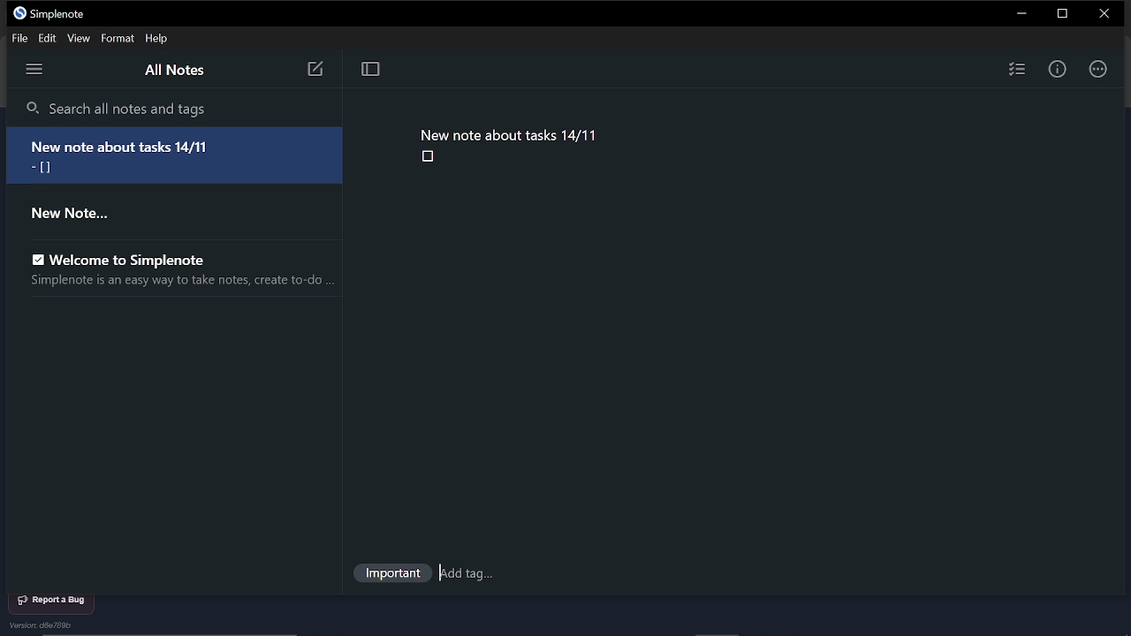 Image resolution: width=1131 pixels, height=636 pixels. What do you see at coordinates (80, 39) in the screenshot?
I see `View` at bounding box center [80, 39].